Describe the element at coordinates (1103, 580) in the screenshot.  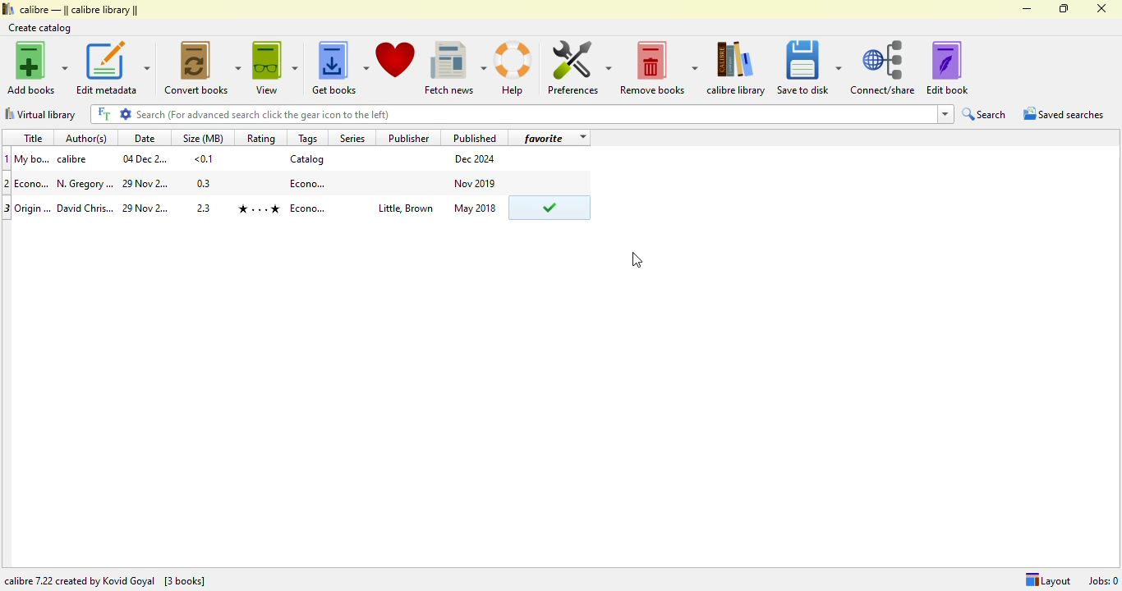
I see `jobs: 0` at that location.